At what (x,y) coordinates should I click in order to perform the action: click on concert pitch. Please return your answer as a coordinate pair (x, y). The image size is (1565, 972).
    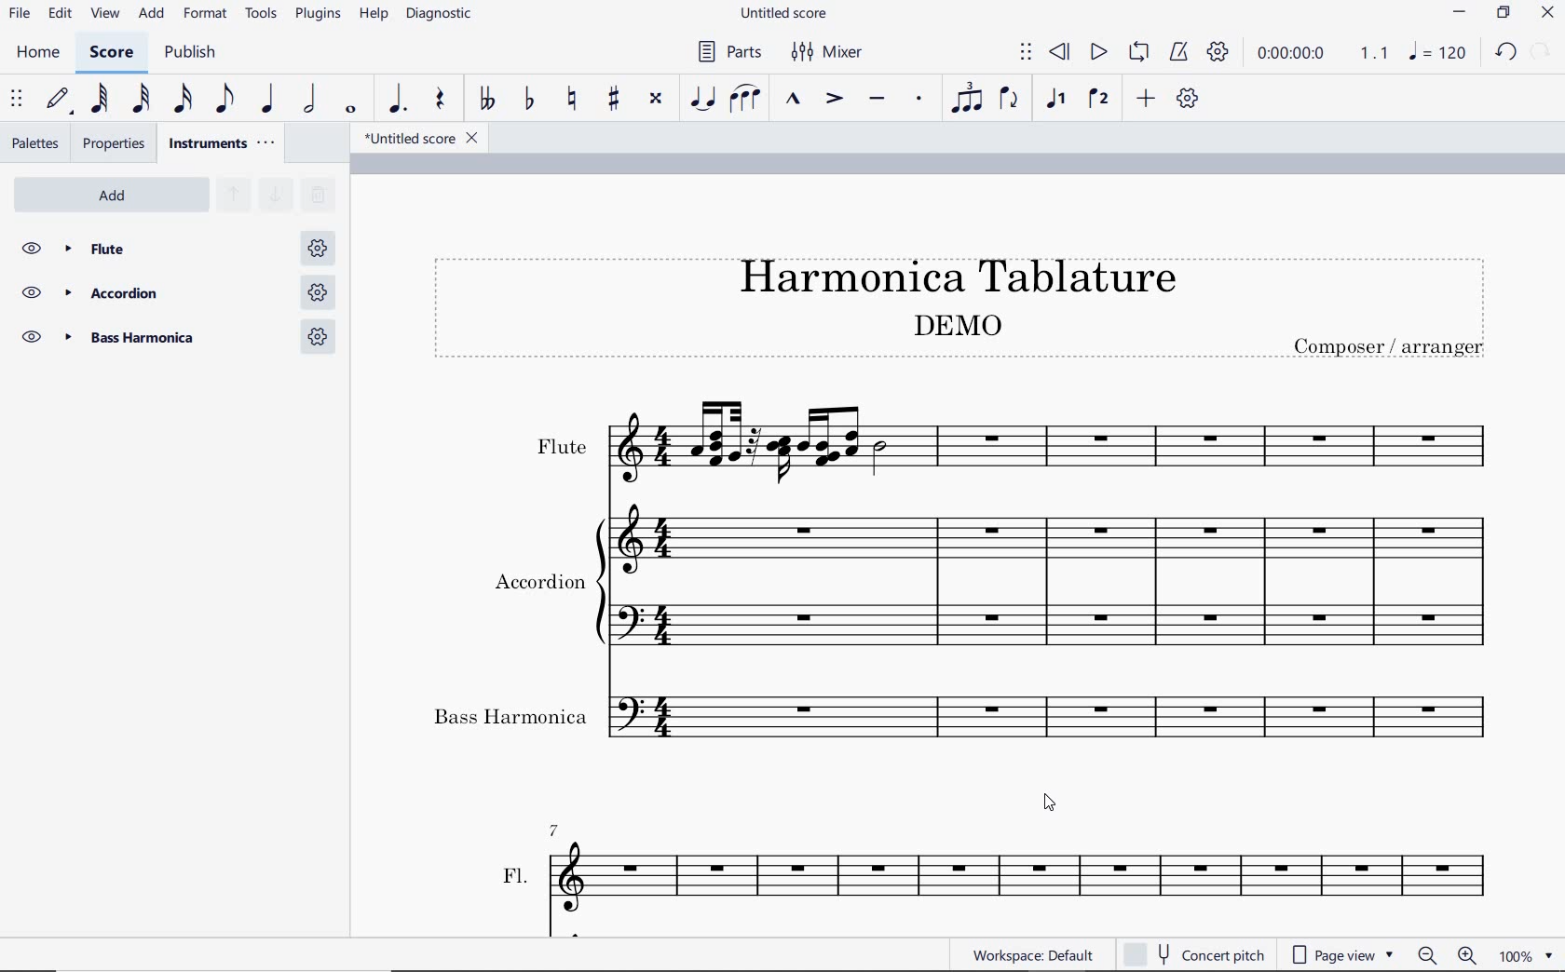
    Looking at the image, I should click on (1213, 956).